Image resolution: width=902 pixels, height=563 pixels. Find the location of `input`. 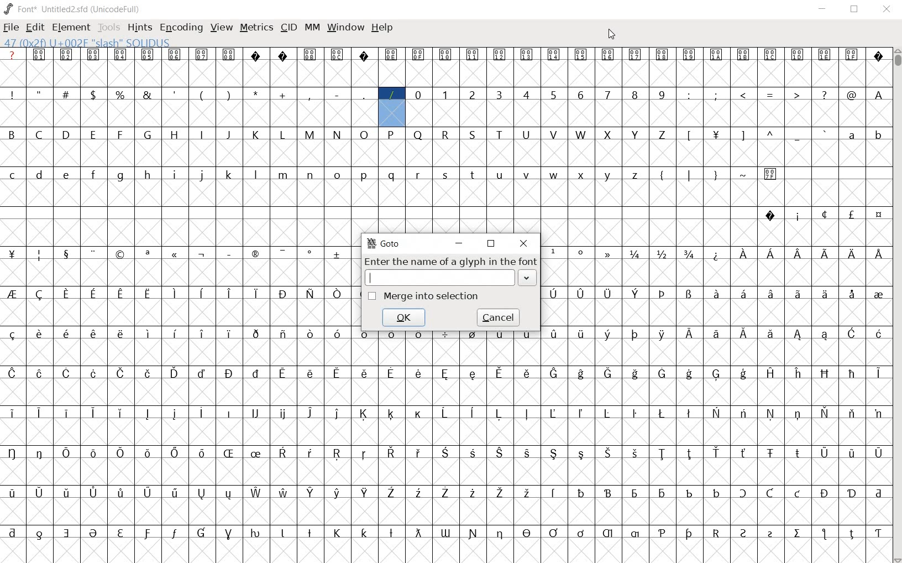

input is located at coordinates (440, 277).